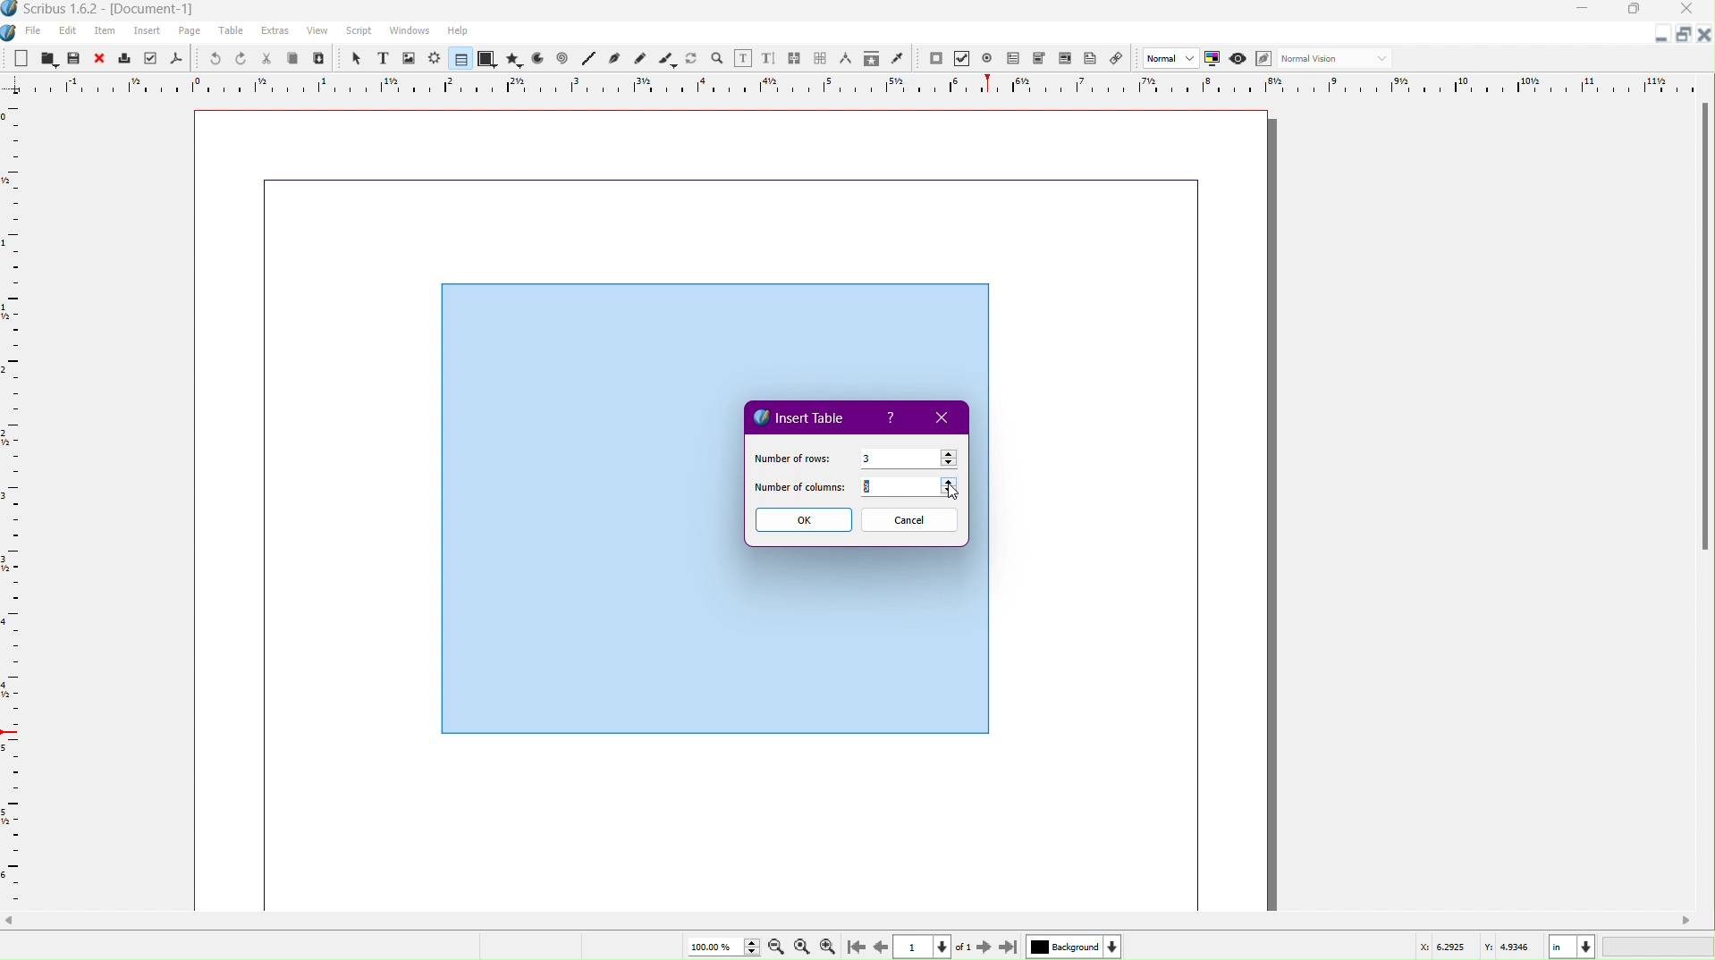 The image size is (1715, 960). Describe the element at coordinates (276, 31) in the screenshot. I see `Extras` at that location.